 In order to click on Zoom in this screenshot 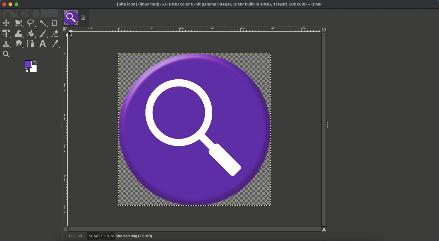, I will do `click(108, 236)`.